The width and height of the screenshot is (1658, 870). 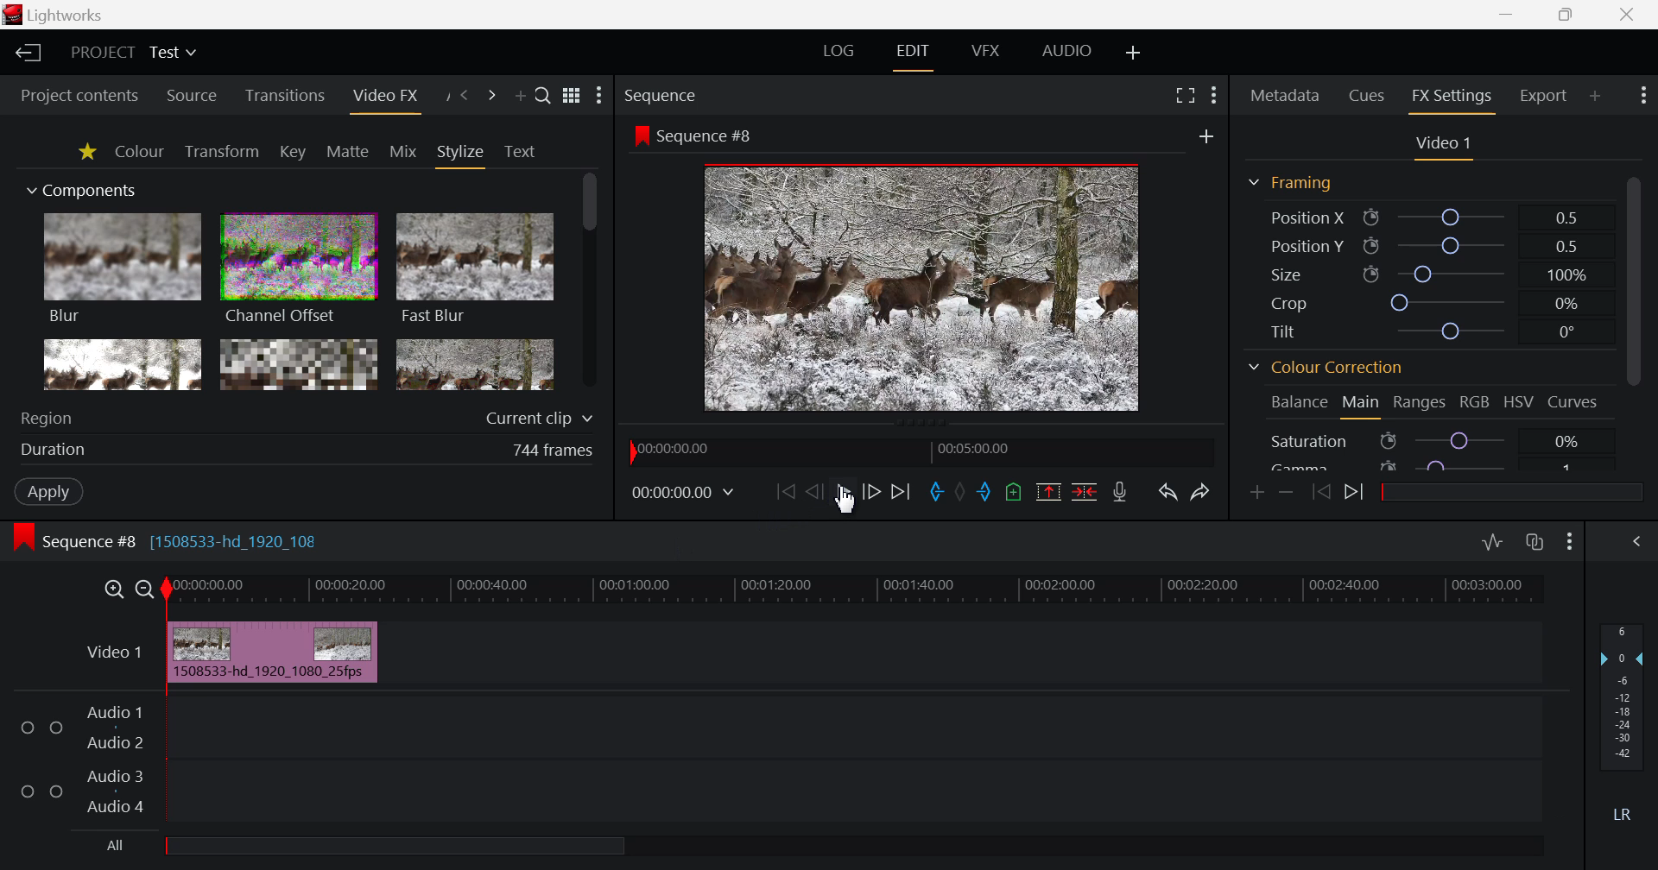 What do you see at coordinates (1368, 97) in the screenshot?
I see `Cues` at bounding box center [1368, 97].